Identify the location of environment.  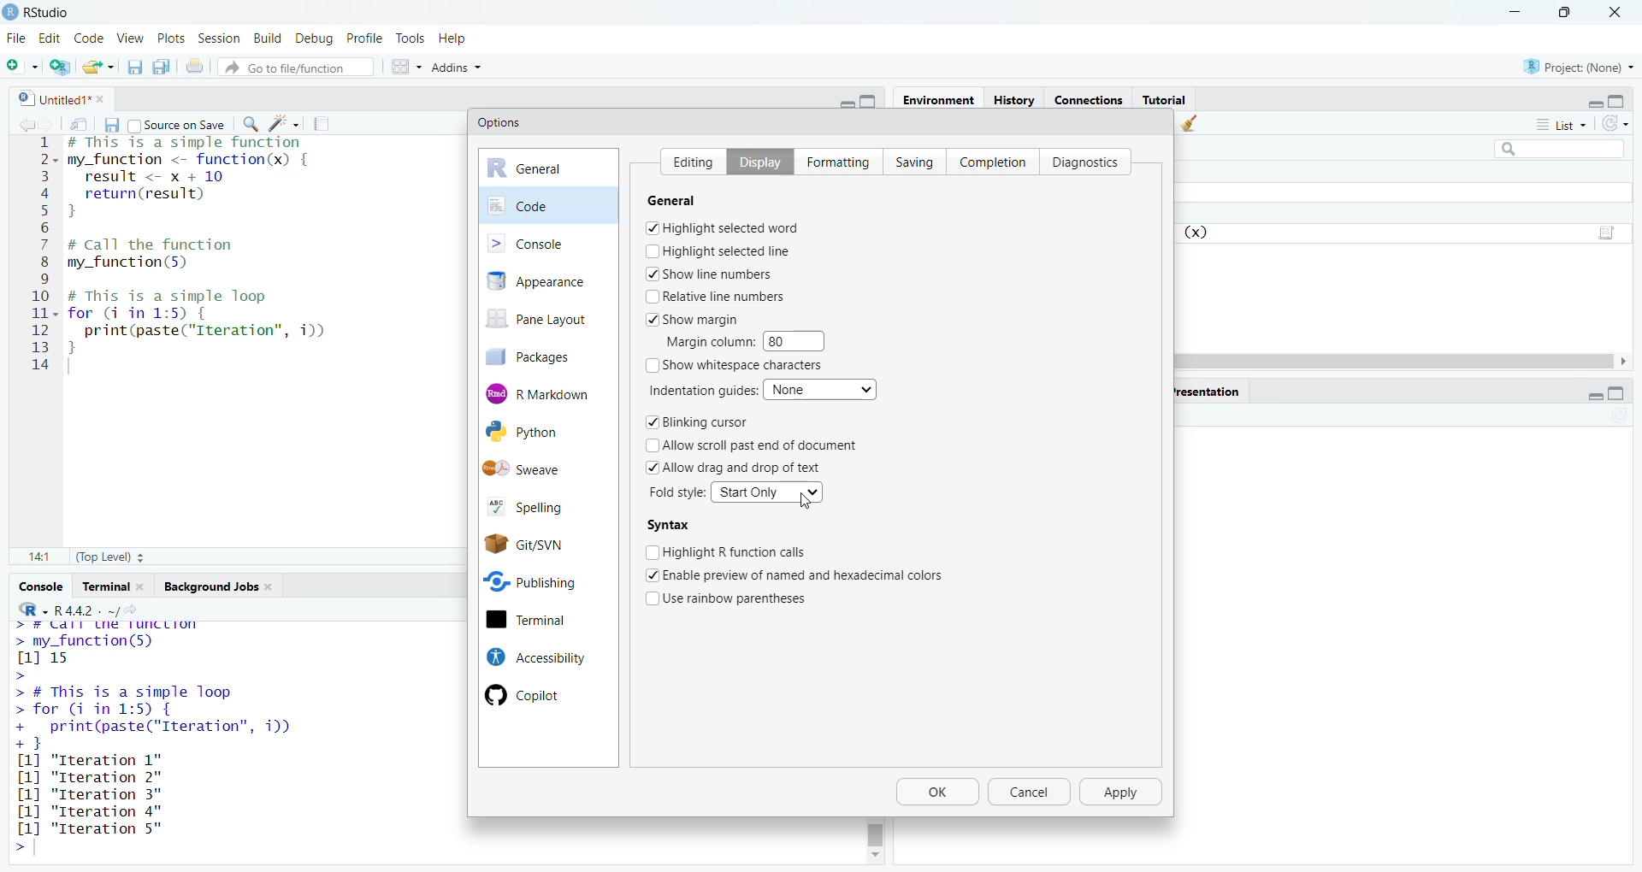
(941, 100).